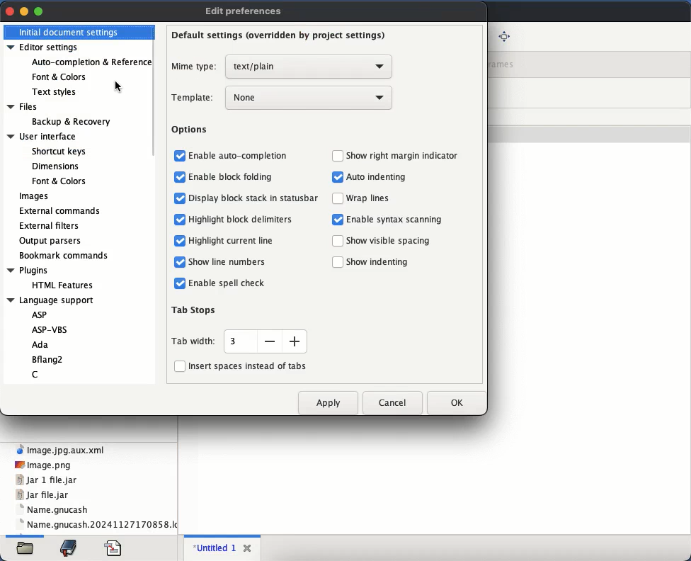 The image size is (691, 561). I want to click on tab stops, so click(194, 310).